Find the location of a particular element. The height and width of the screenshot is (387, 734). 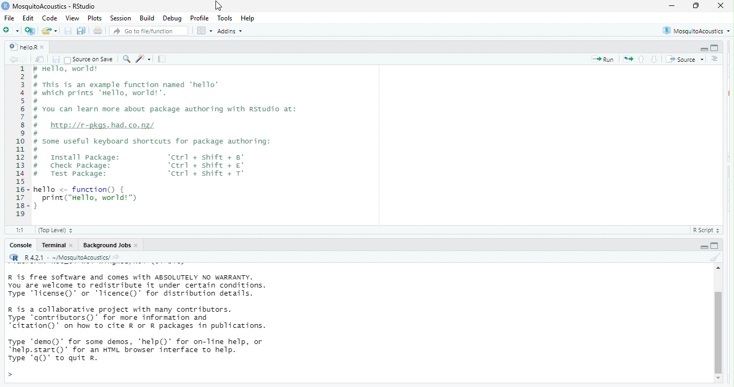

save current document is located at coordinates (56, 59).